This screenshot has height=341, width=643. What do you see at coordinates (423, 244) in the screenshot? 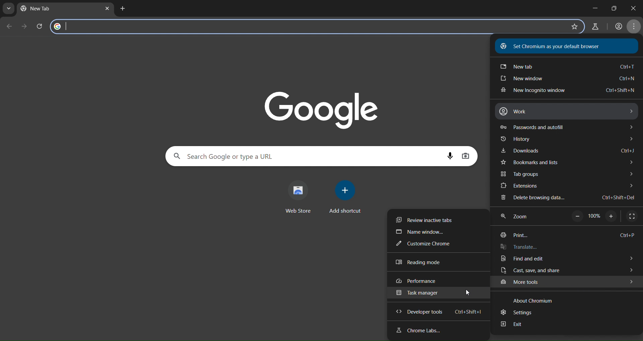
I see `customize window` at bounding box center [423, 244].